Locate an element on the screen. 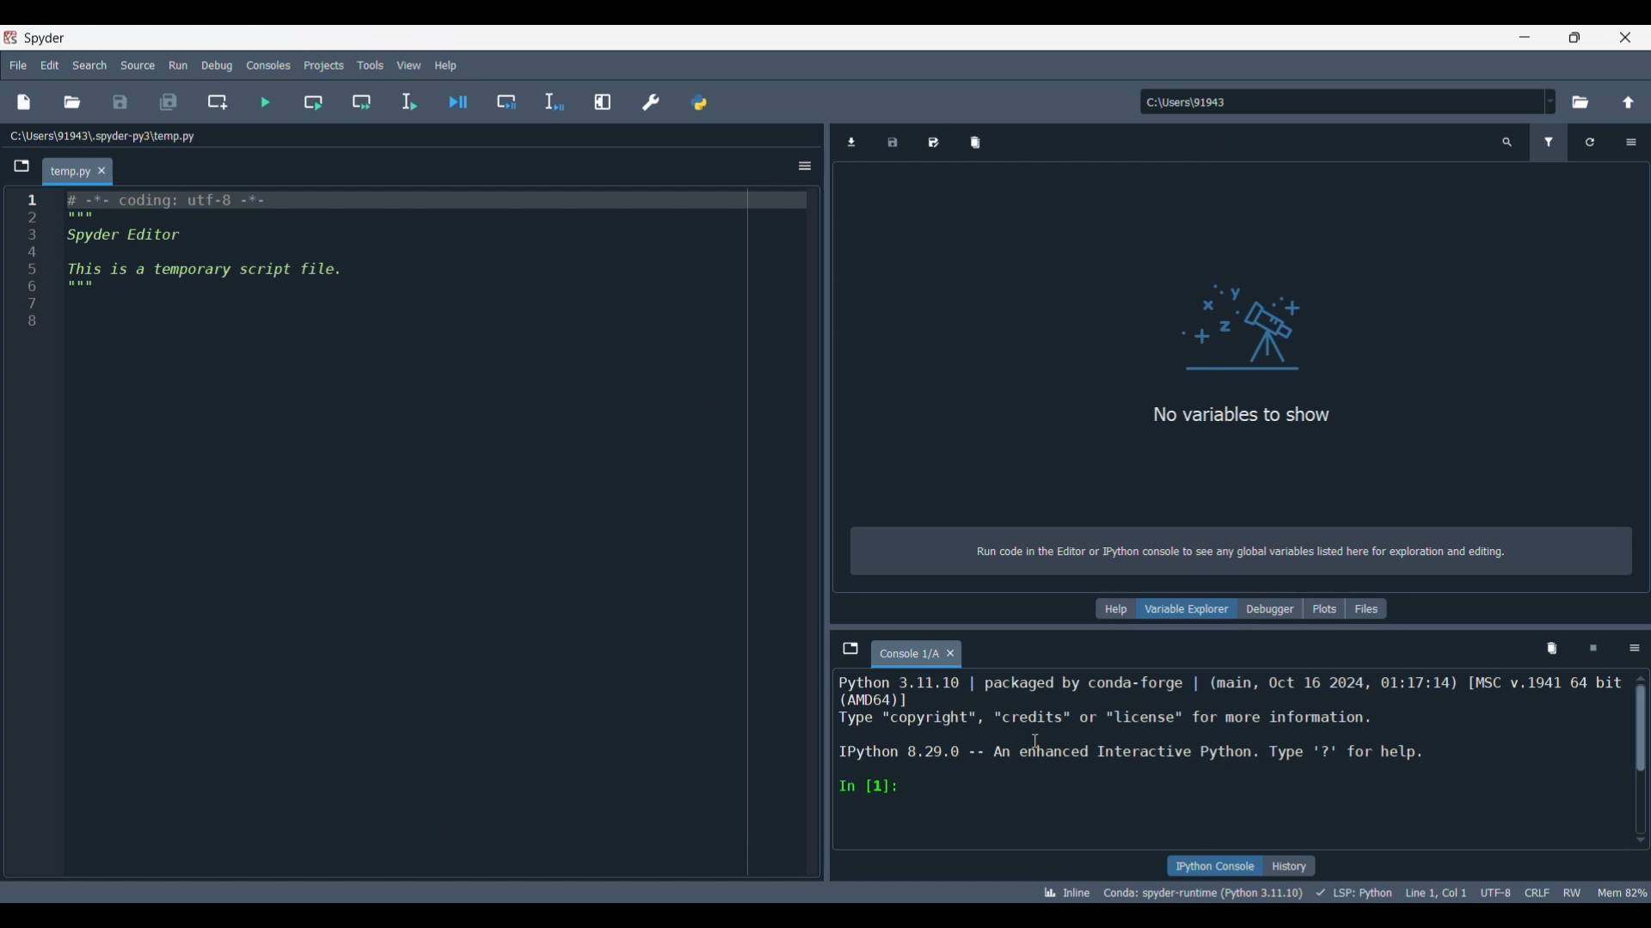 The height and width of the screenshot is (928, 1651). View menu is located at coordinates (410, 65).